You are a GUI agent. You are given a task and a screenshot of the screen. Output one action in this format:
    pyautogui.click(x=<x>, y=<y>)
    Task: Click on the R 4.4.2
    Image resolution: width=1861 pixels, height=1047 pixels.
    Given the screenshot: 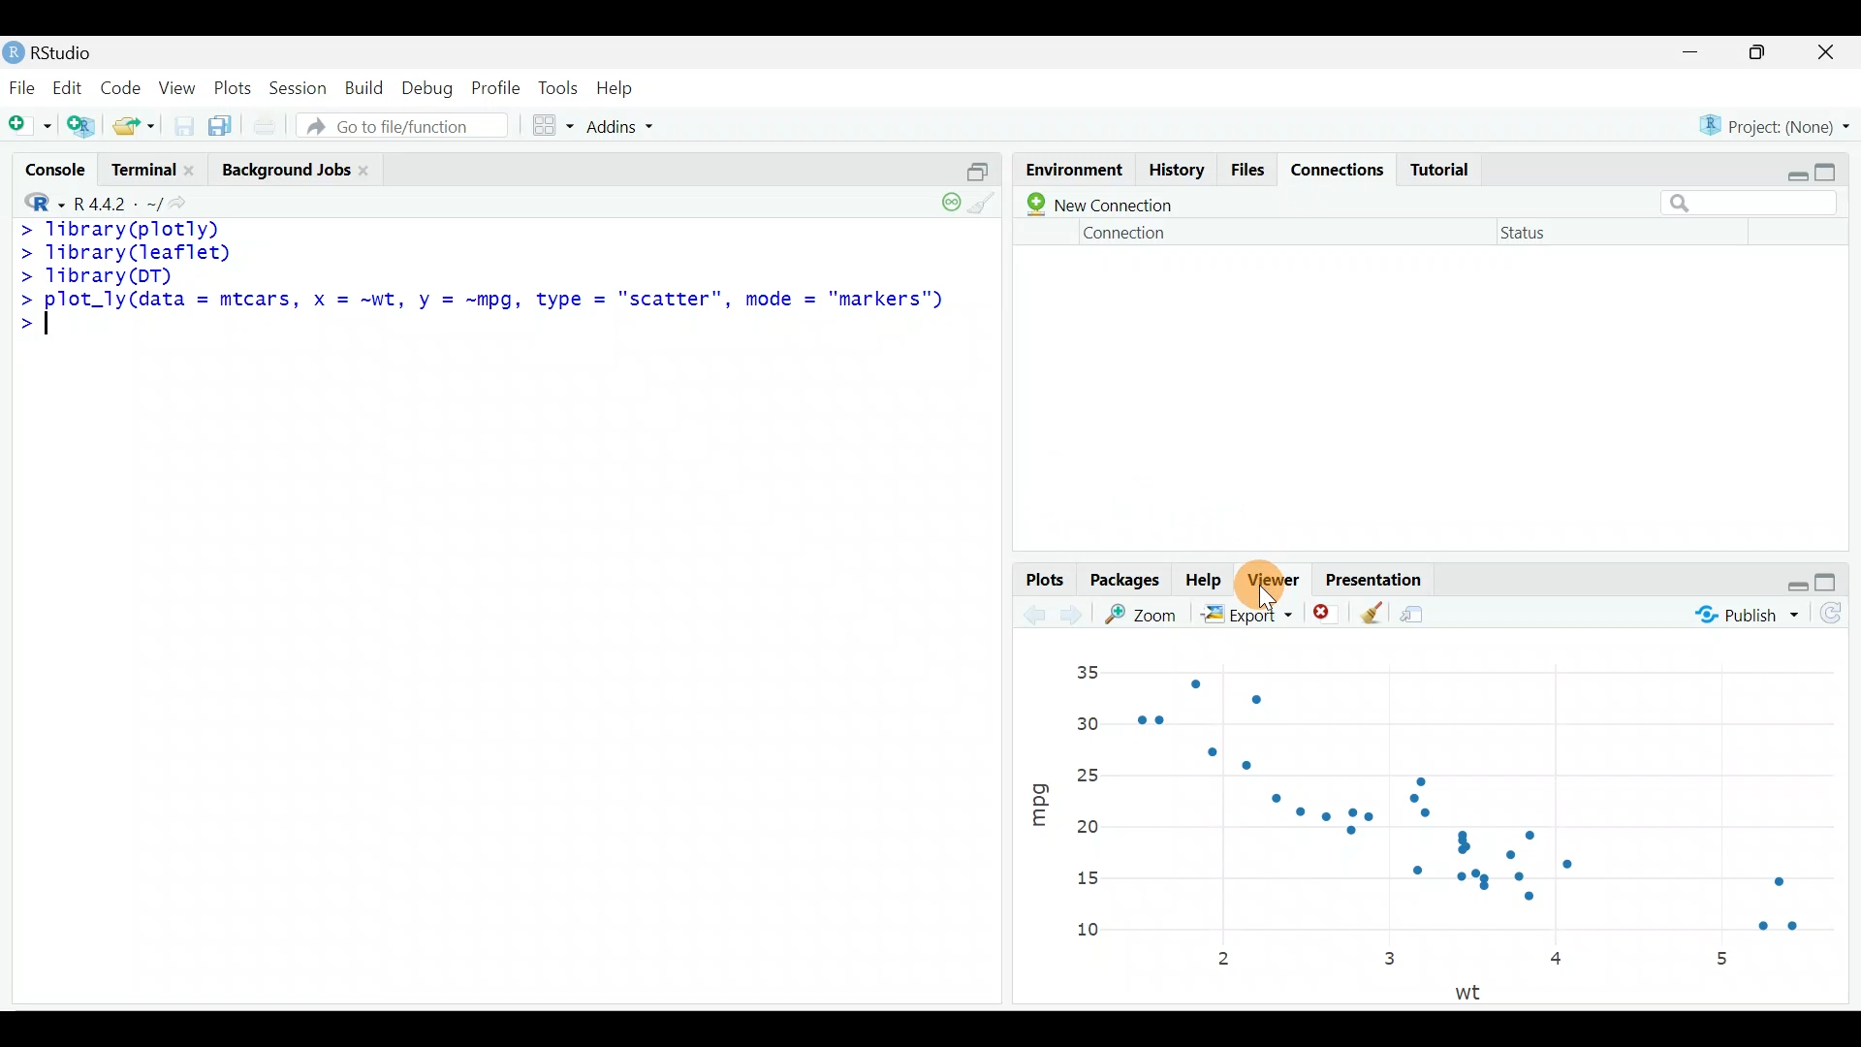 What is the action you would take?
    pyautogui.click(x=119, y=202)
    